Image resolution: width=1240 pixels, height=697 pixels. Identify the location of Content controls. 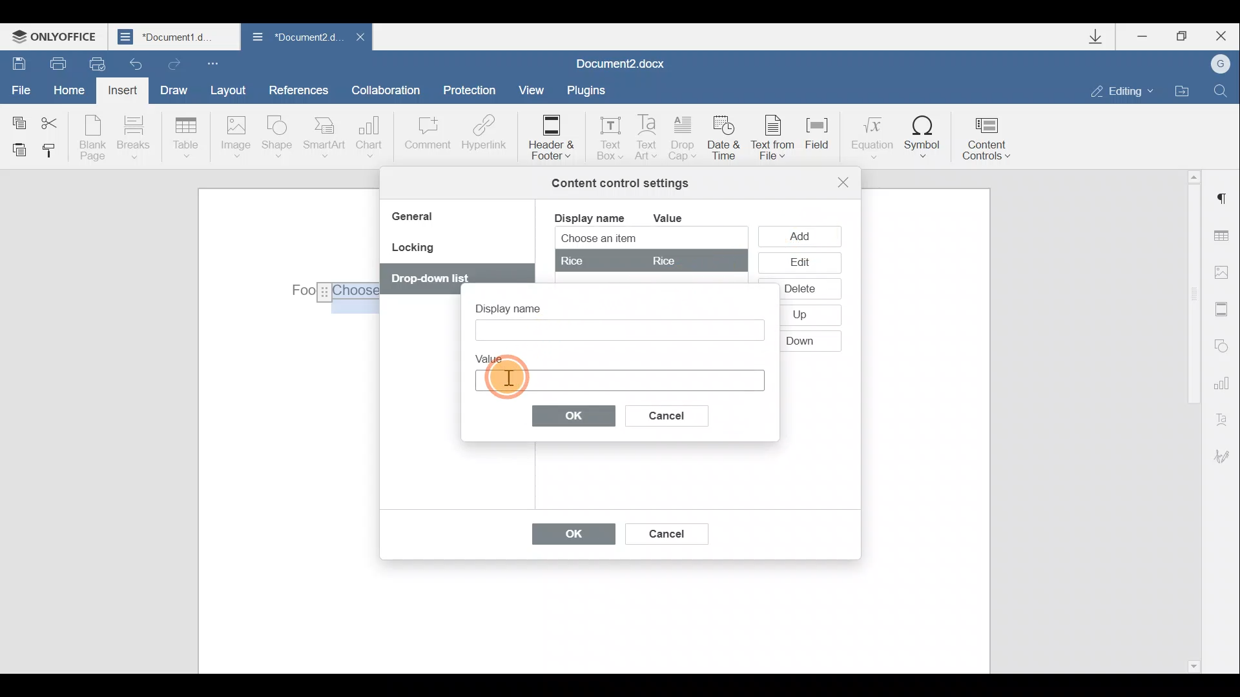
(991, 134).